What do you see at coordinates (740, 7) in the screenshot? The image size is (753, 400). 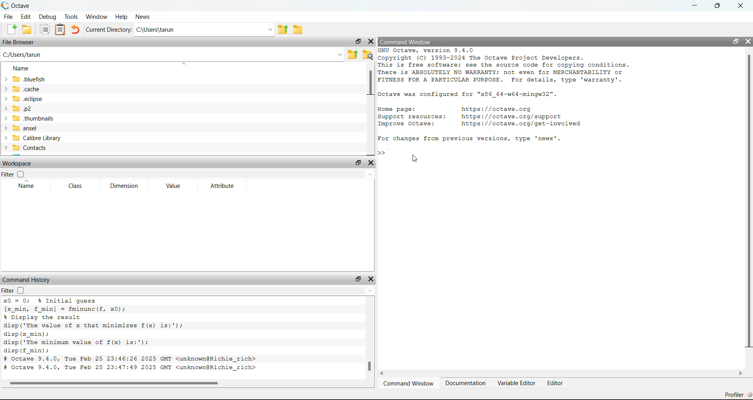 I see `Close` at bounding box center [740, 7].